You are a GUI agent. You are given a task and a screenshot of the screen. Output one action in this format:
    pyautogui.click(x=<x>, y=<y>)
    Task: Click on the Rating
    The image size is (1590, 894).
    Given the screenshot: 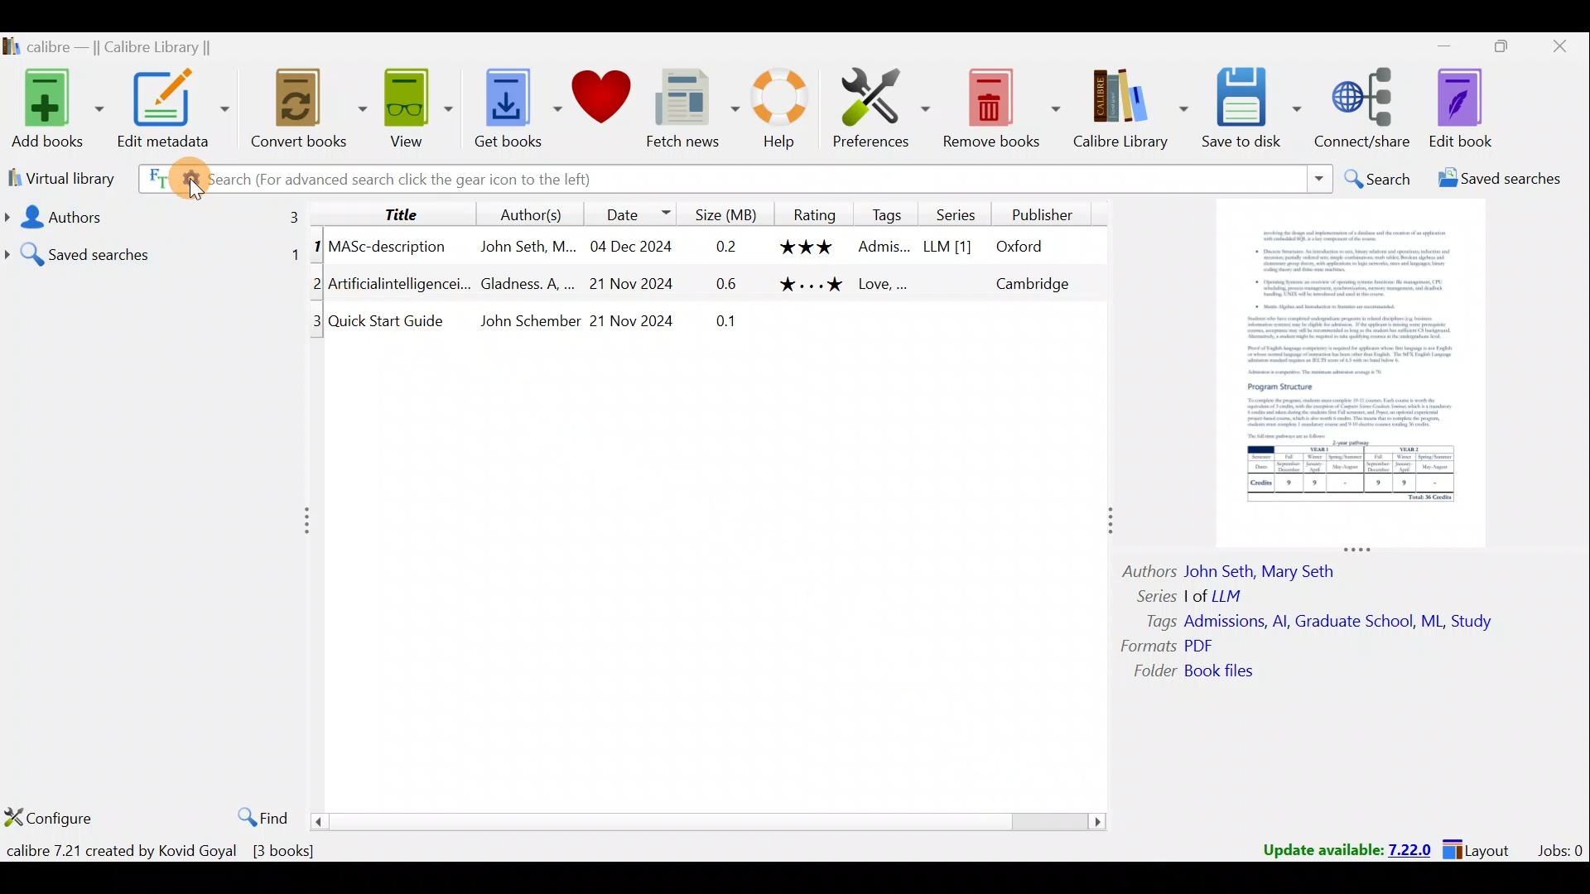 What is the action you would take?
    pyautogui.click(x=811, y=213)
    